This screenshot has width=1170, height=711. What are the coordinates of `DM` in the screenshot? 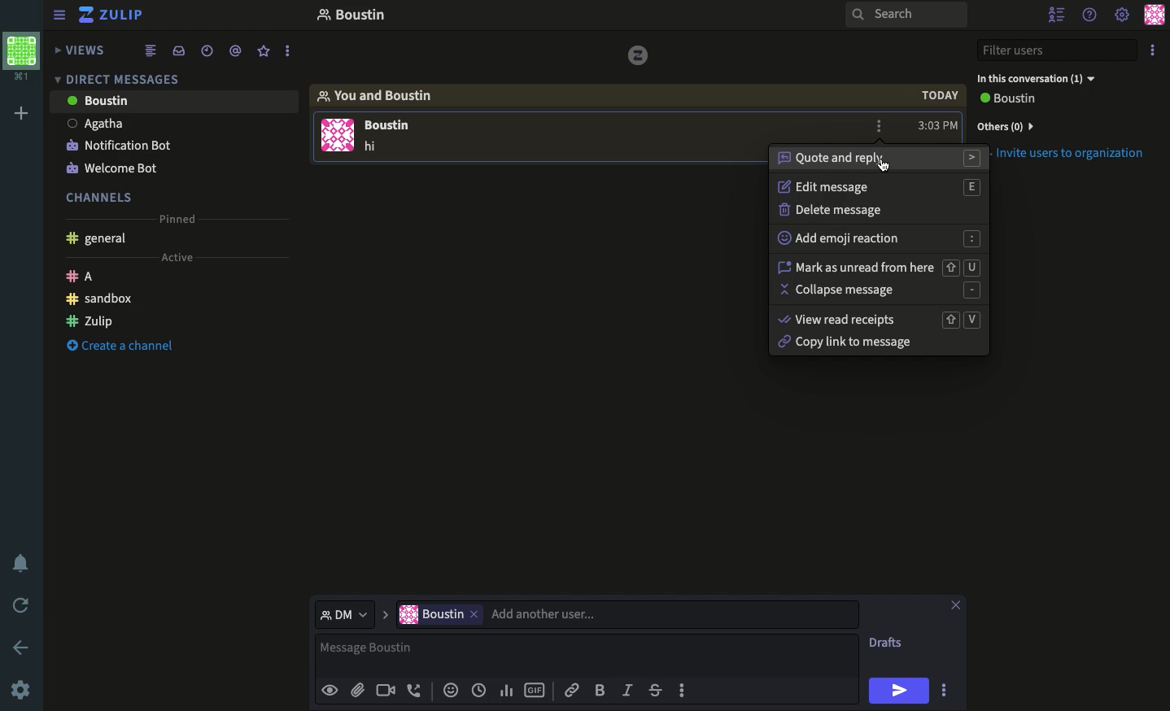 It's located at (121, 78).